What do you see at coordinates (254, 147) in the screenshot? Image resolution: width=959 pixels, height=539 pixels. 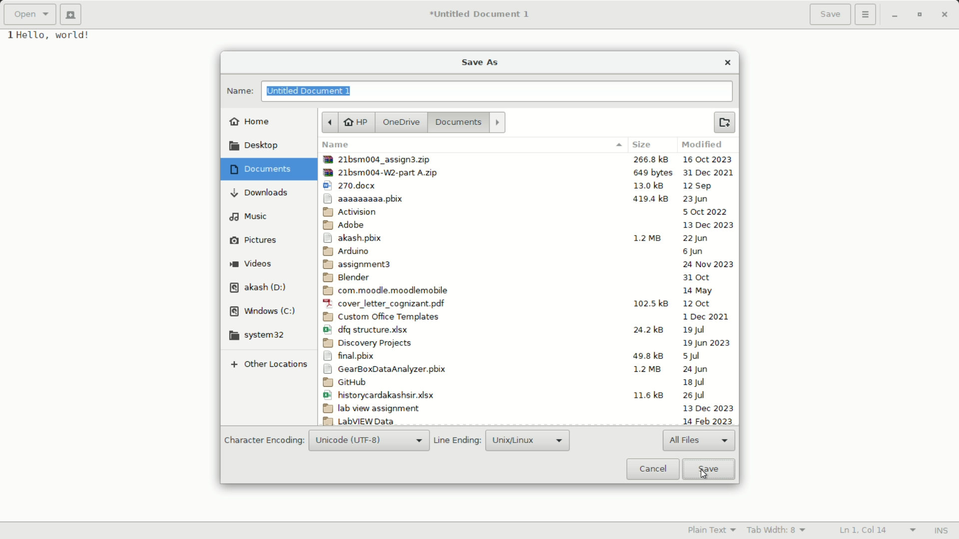 I see `desktop` at bounding box center [254, 147].